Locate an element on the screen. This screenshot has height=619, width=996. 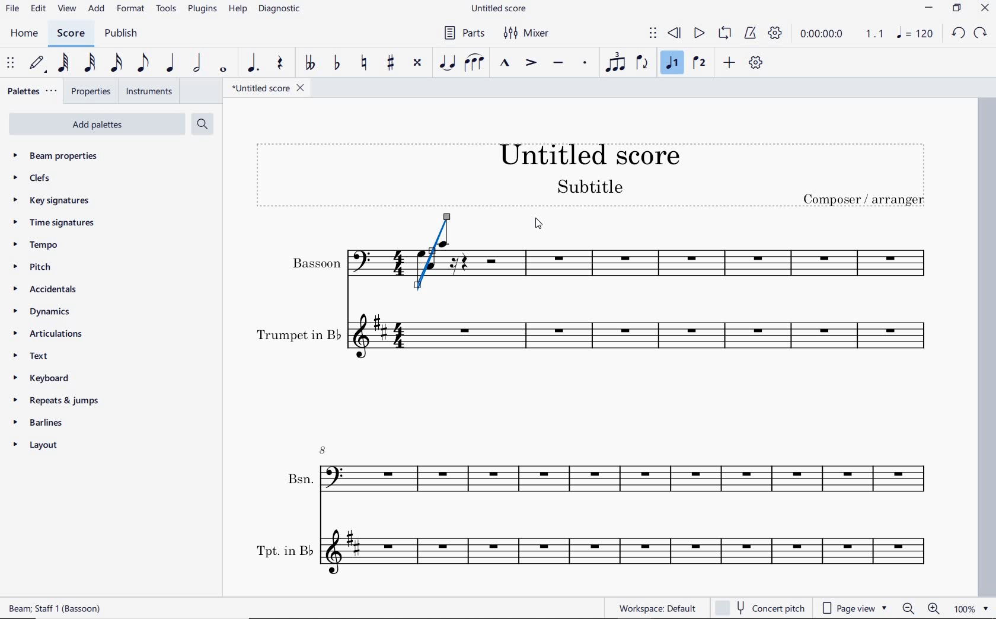
toggle sharp is located at coordinates (390, 63).